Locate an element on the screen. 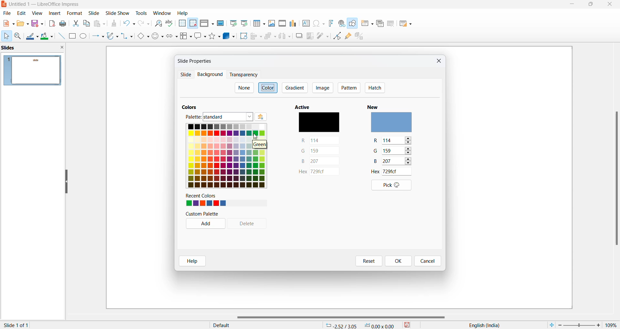  slide is located at coordinates (185, 75).